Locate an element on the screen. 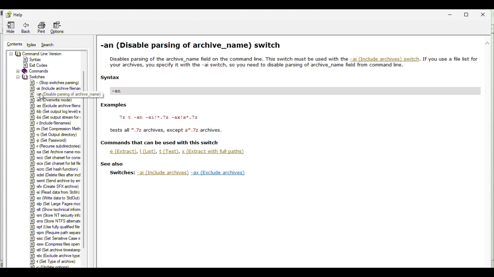 The height and width of the screenshot is (277, 494). Minimise is located at coordinates (453, 15).